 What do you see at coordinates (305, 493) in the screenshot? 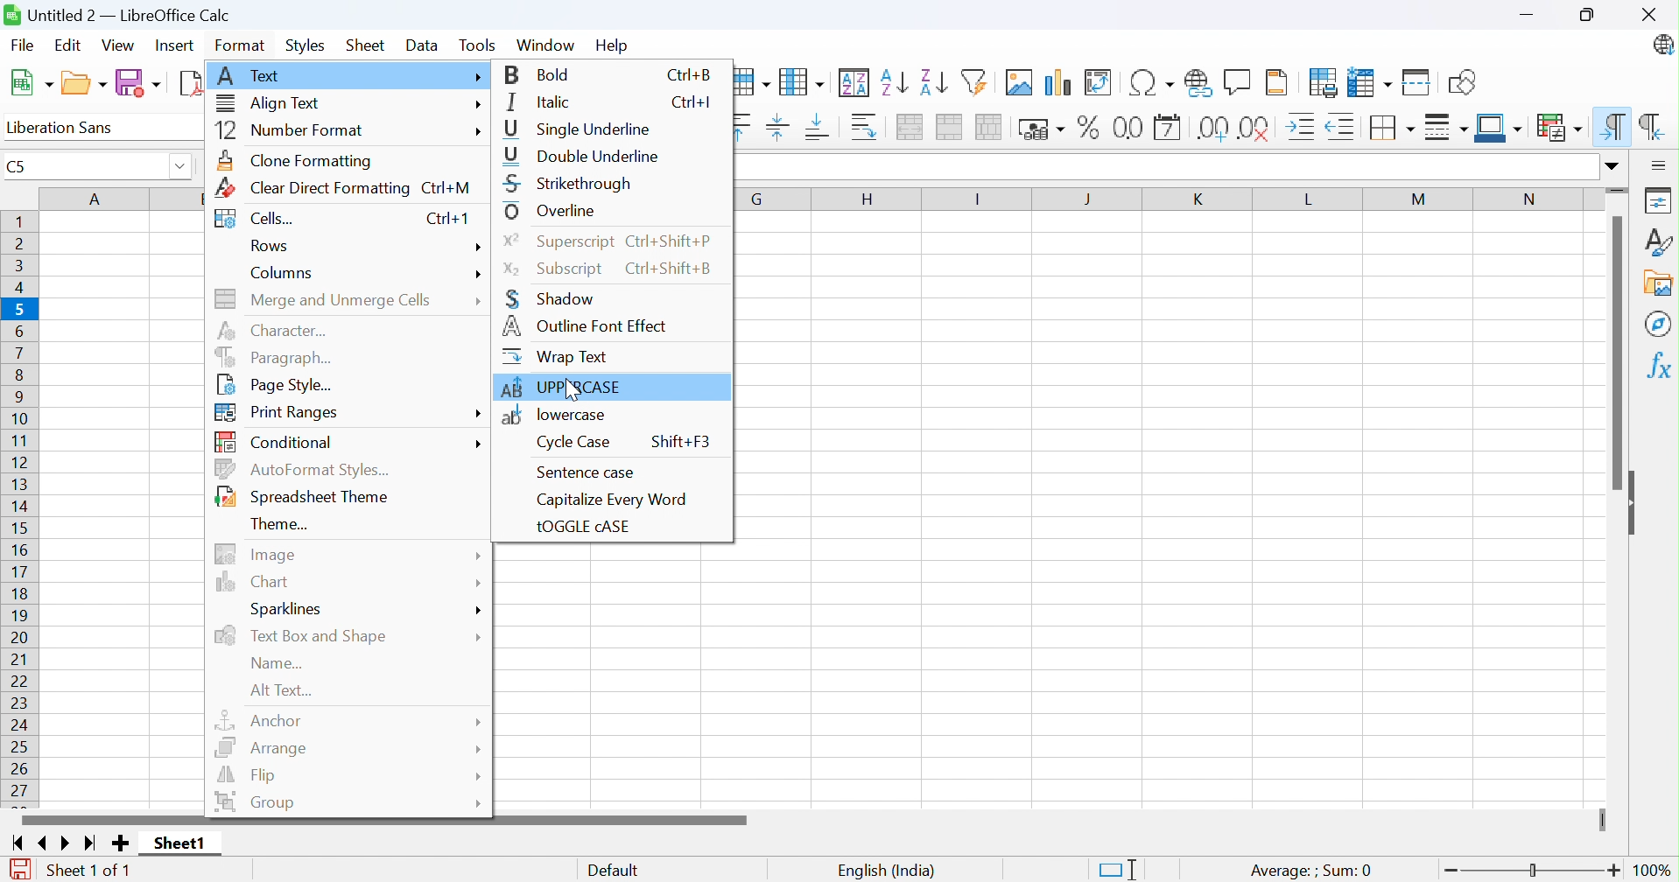
I see `Spreadsheet theme` at bounding box center [305, 493].